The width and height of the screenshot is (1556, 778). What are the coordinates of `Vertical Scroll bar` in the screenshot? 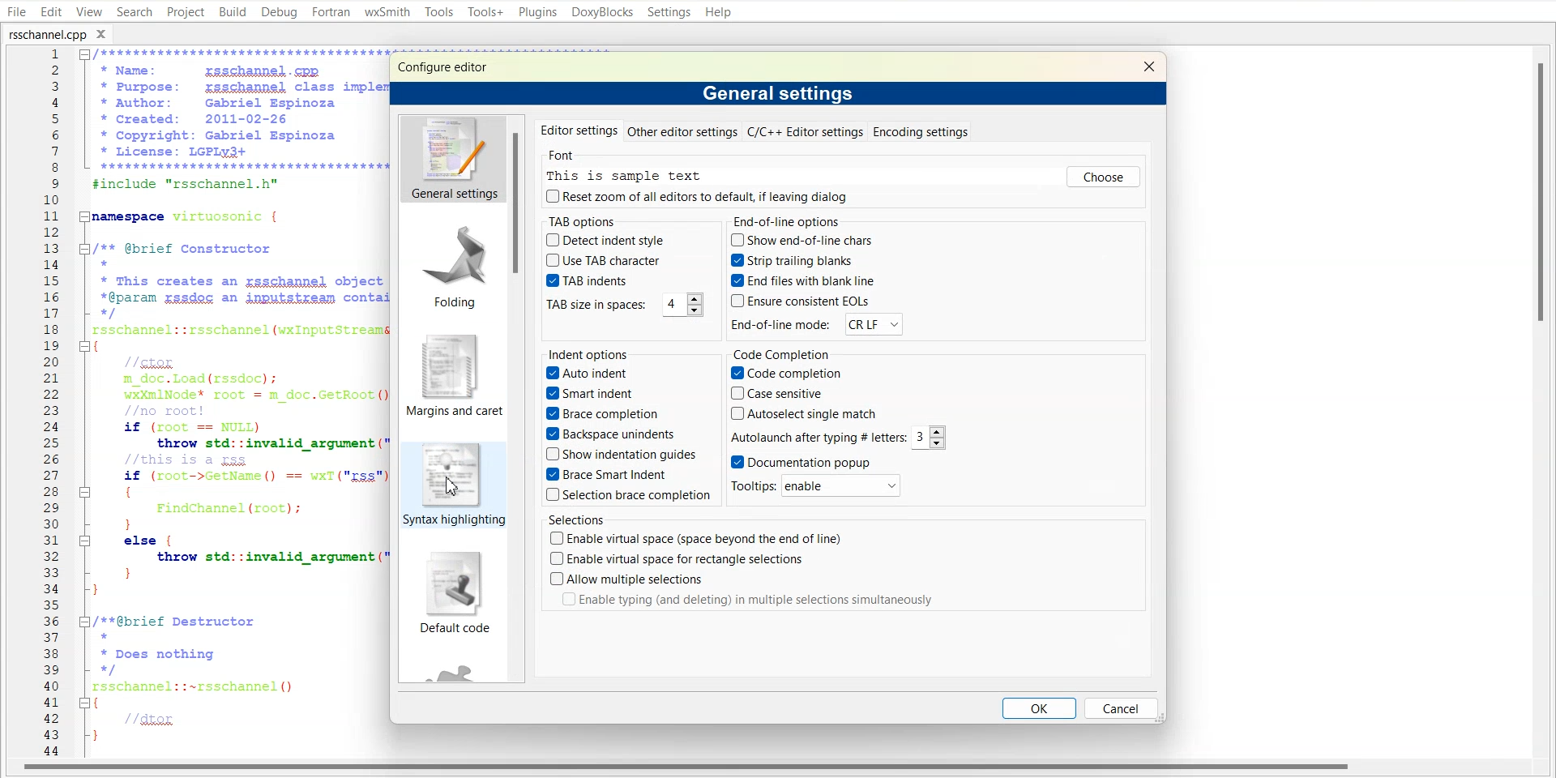 It's located at (1546, 402).